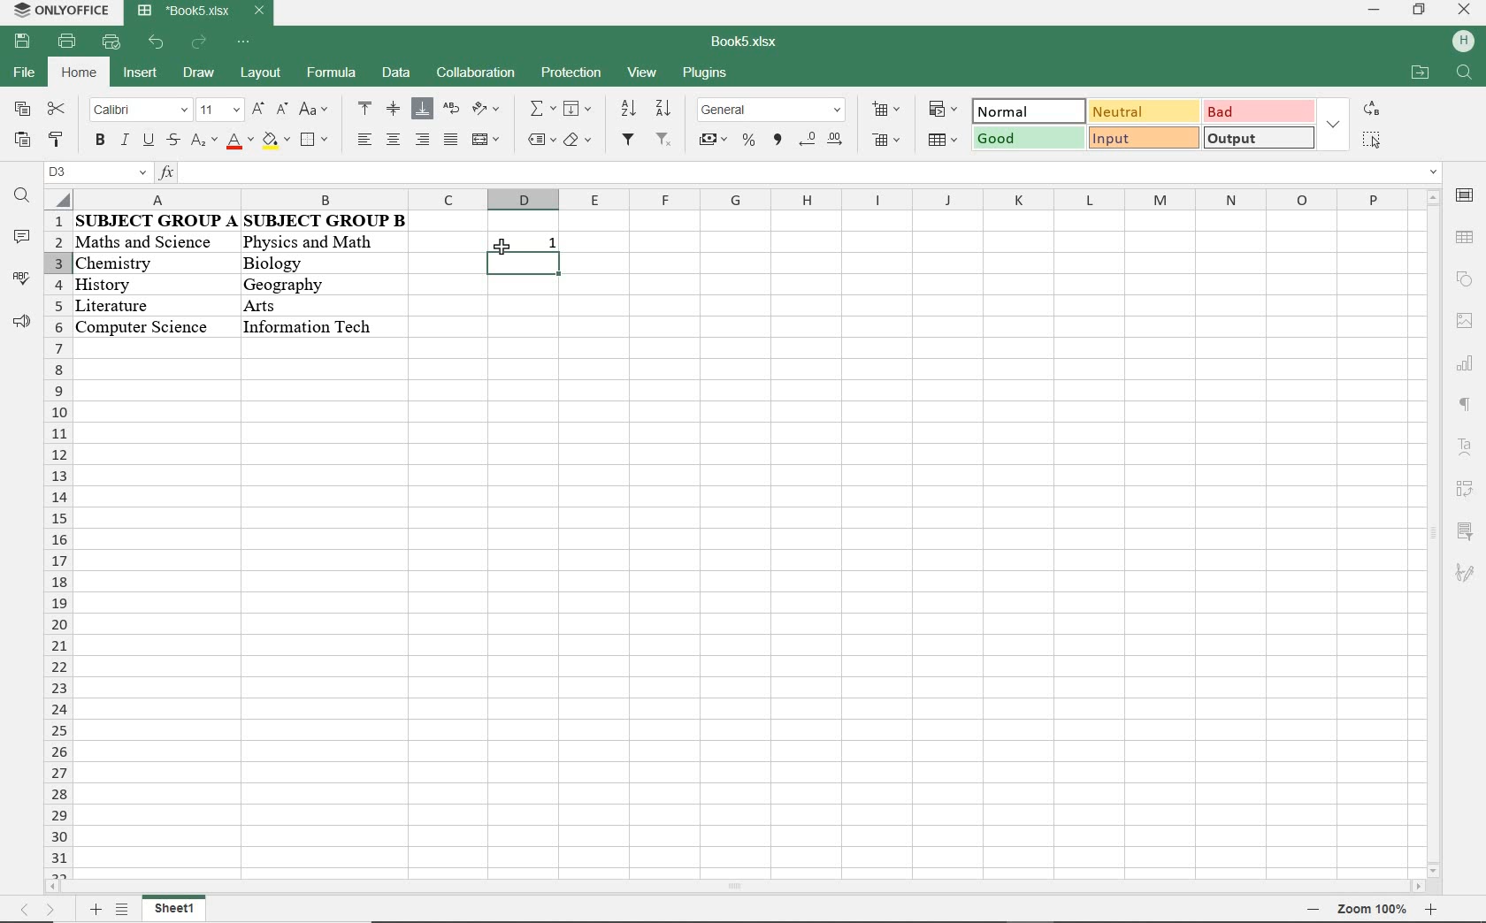 This screenshot has height=923, width=1486. Describe the element at coordinates (22, 108) in the screenshot. I see `copy` at that location.